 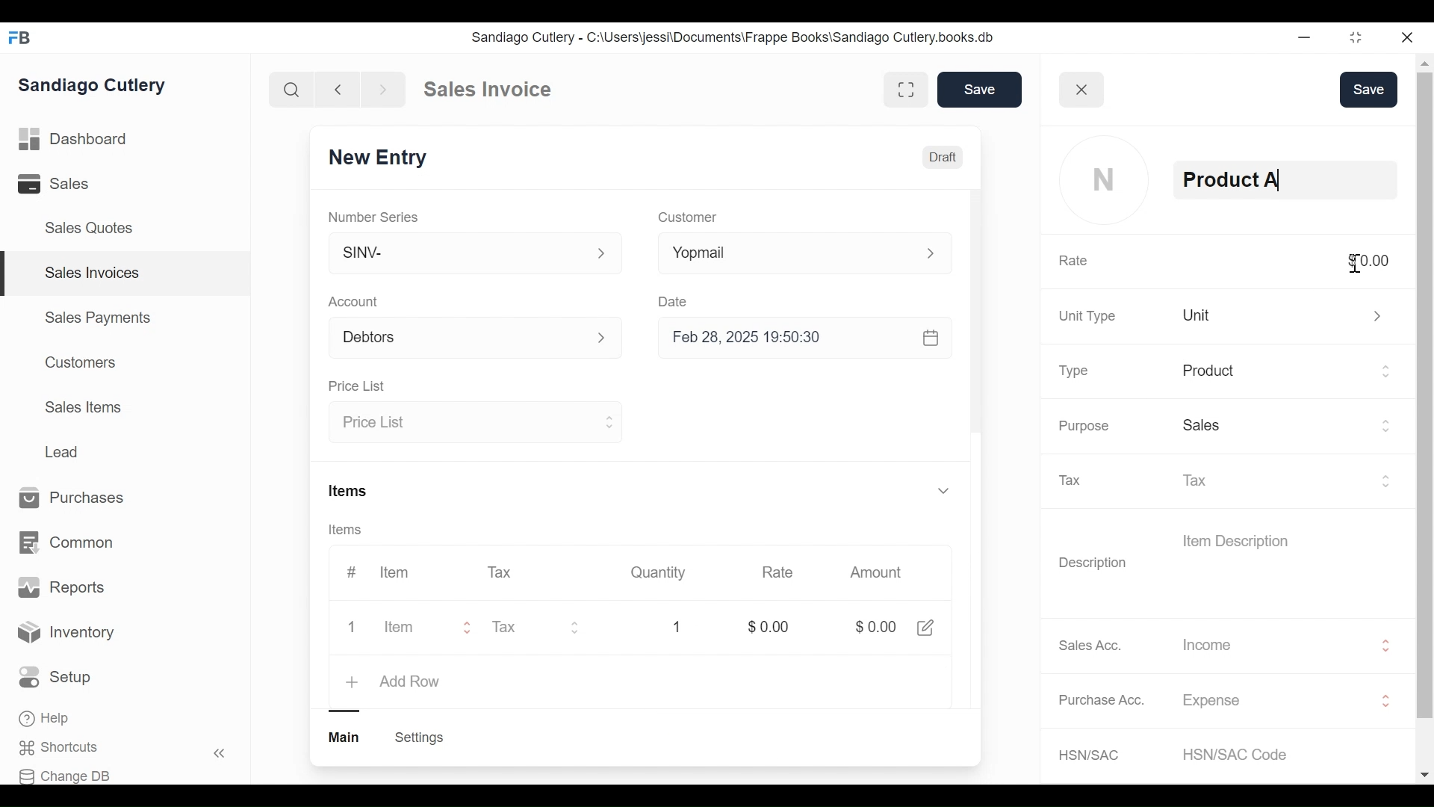 What do you see at coordinates (1083, 89) in the screenshot?
I see `close` at bounding box center [1083, 89].